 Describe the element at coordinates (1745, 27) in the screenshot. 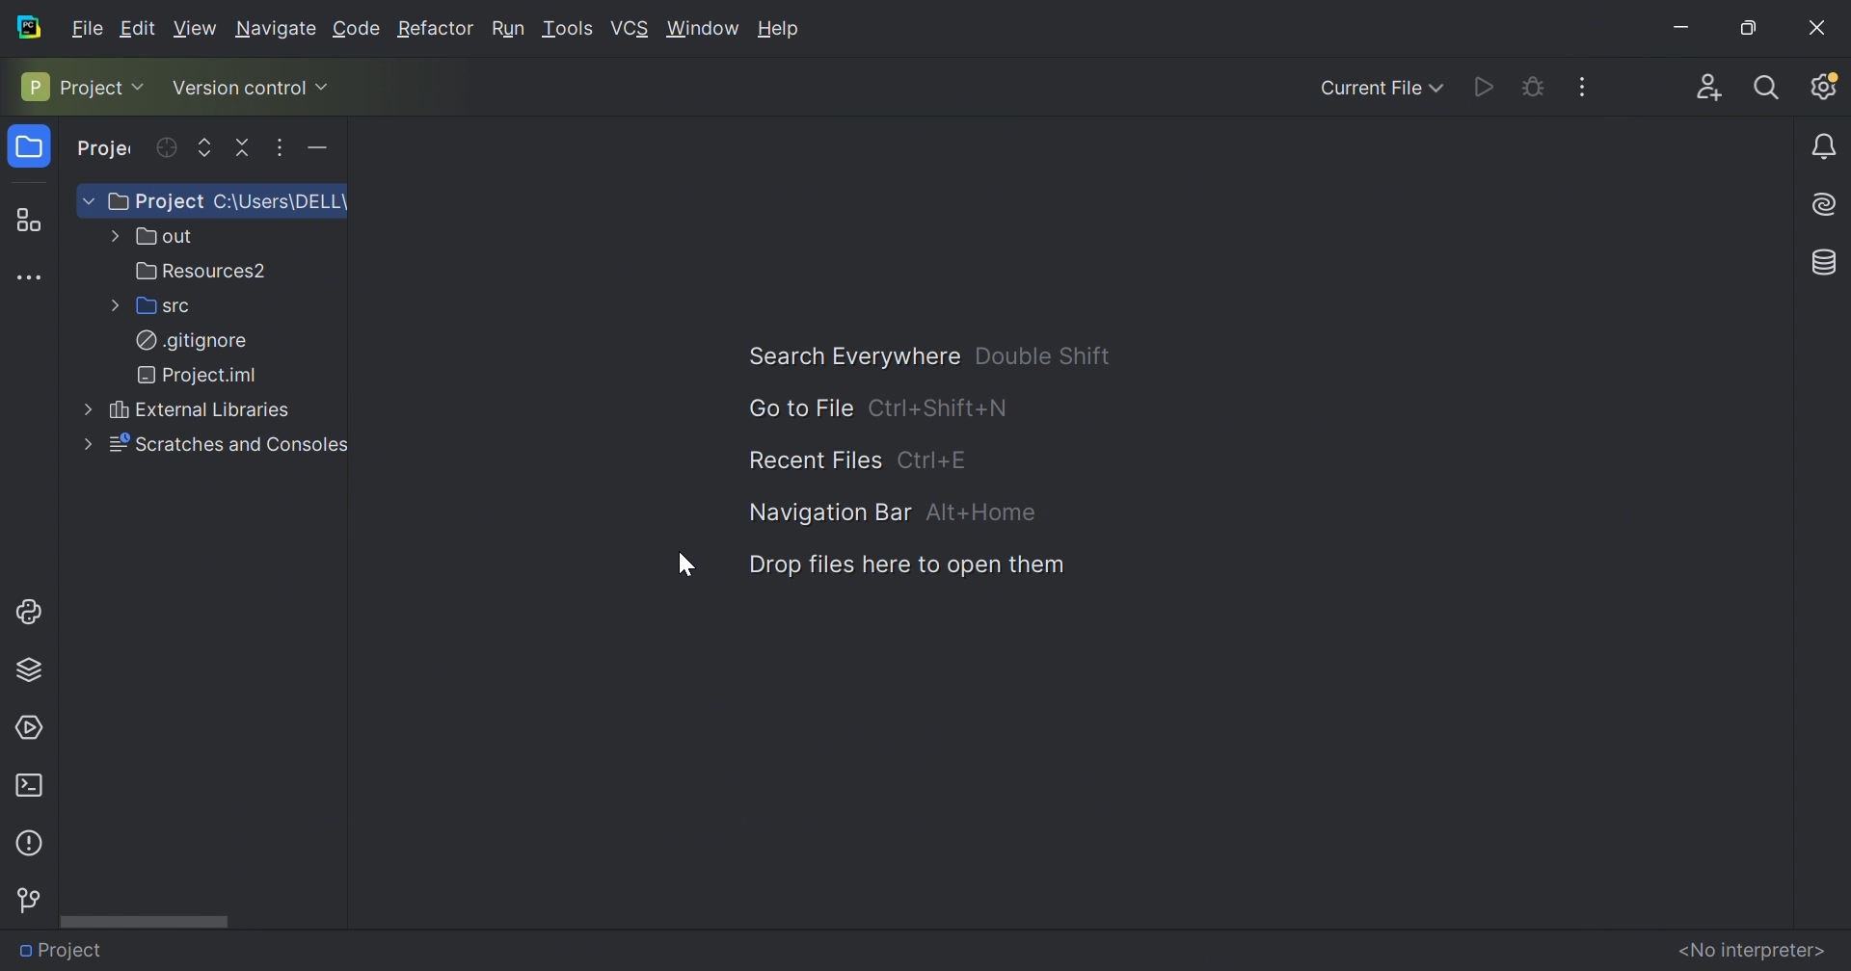

I see `Restore Down` at that location.